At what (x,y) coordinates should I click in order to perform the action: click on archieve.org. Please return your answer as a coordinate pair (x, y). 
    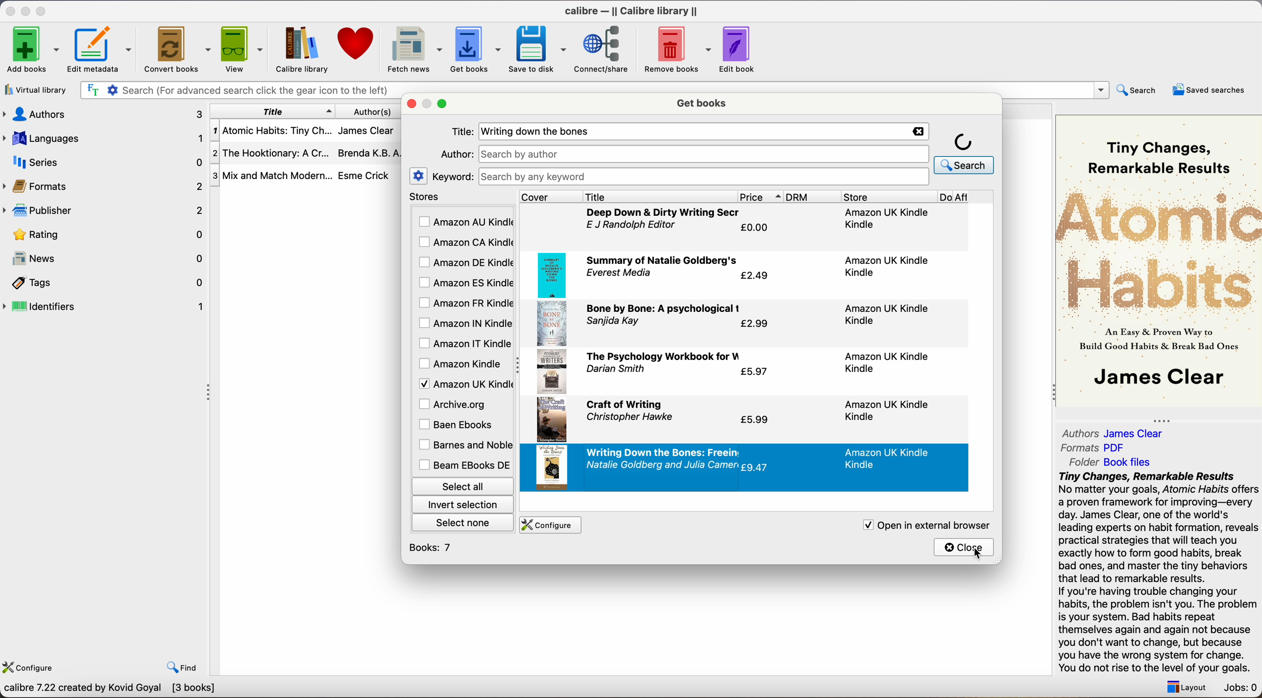
    Looking at the image, I should click on (454, 404).